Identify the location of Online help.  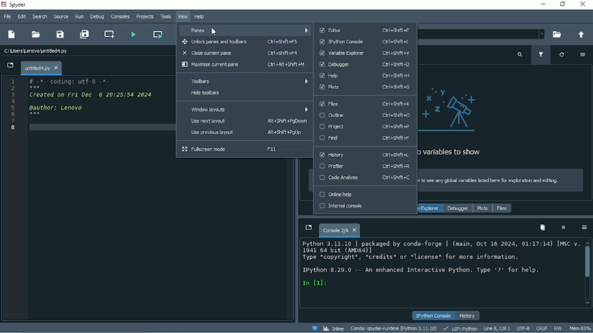
(364, 195).